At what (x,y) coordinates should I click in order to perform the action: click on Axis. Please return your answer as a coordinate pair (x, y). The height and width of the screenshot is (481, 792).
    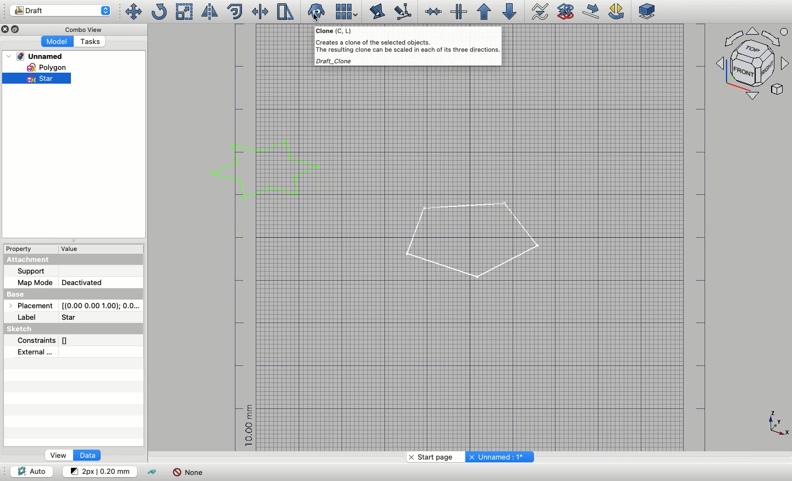
    Looking at the image, I should click on (778, 424).